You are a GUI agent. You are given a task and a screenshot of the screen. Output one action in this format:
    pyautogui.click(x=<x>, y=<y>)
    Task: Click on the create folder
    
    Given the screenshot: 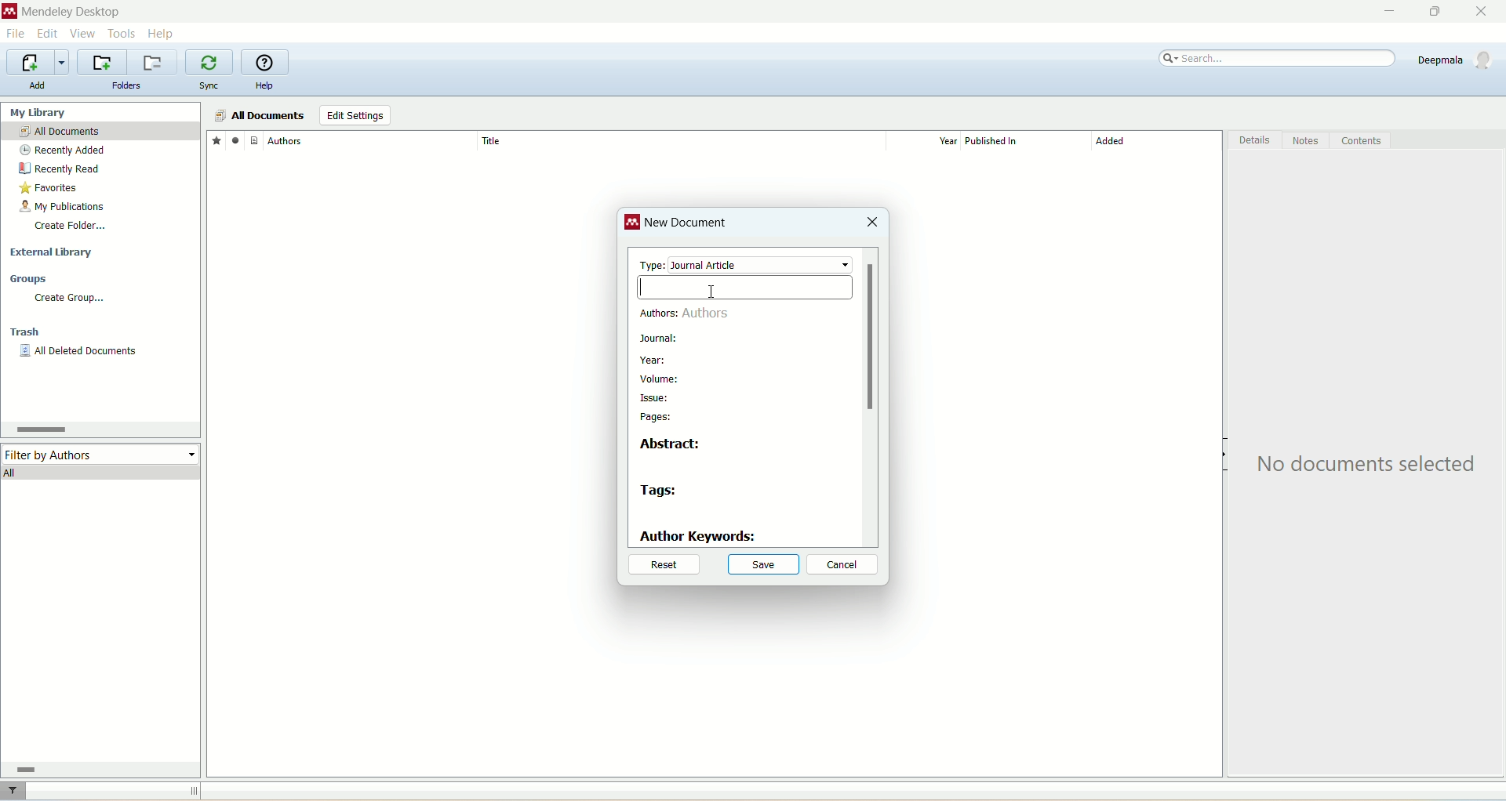 What is the action you would take?
    pyautogui.click(x=70, y=225)
    